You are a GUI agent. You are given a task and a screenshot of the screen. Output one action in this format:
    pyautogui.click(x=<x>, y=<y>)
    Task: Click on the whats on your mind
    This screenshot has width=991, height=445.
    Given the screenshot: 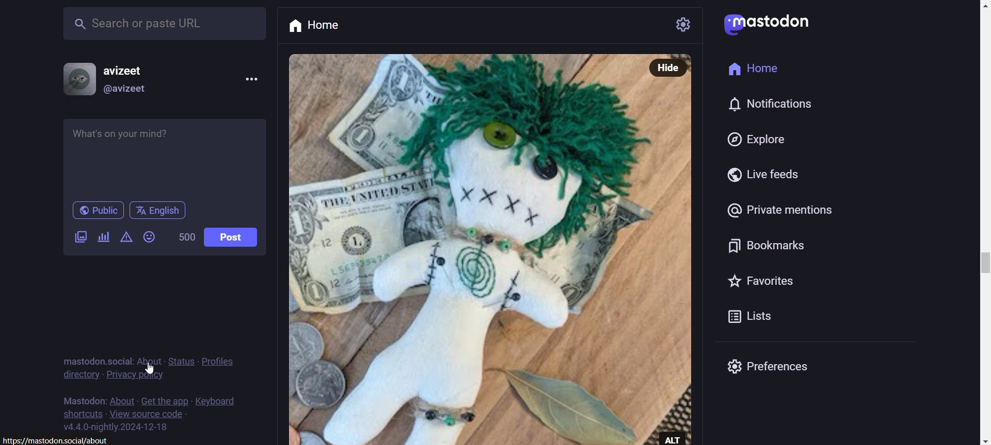 What is the action you would take?
    pyautogui.click(x=166, y=157)
    